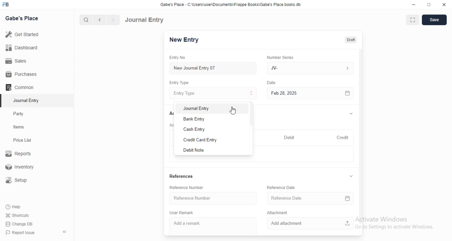 The width and height of the screenshot is (452, 241). What do you see at coordinates (342, 137) in the screenshot?
I see `Credit` at bounding box center [342, 137].